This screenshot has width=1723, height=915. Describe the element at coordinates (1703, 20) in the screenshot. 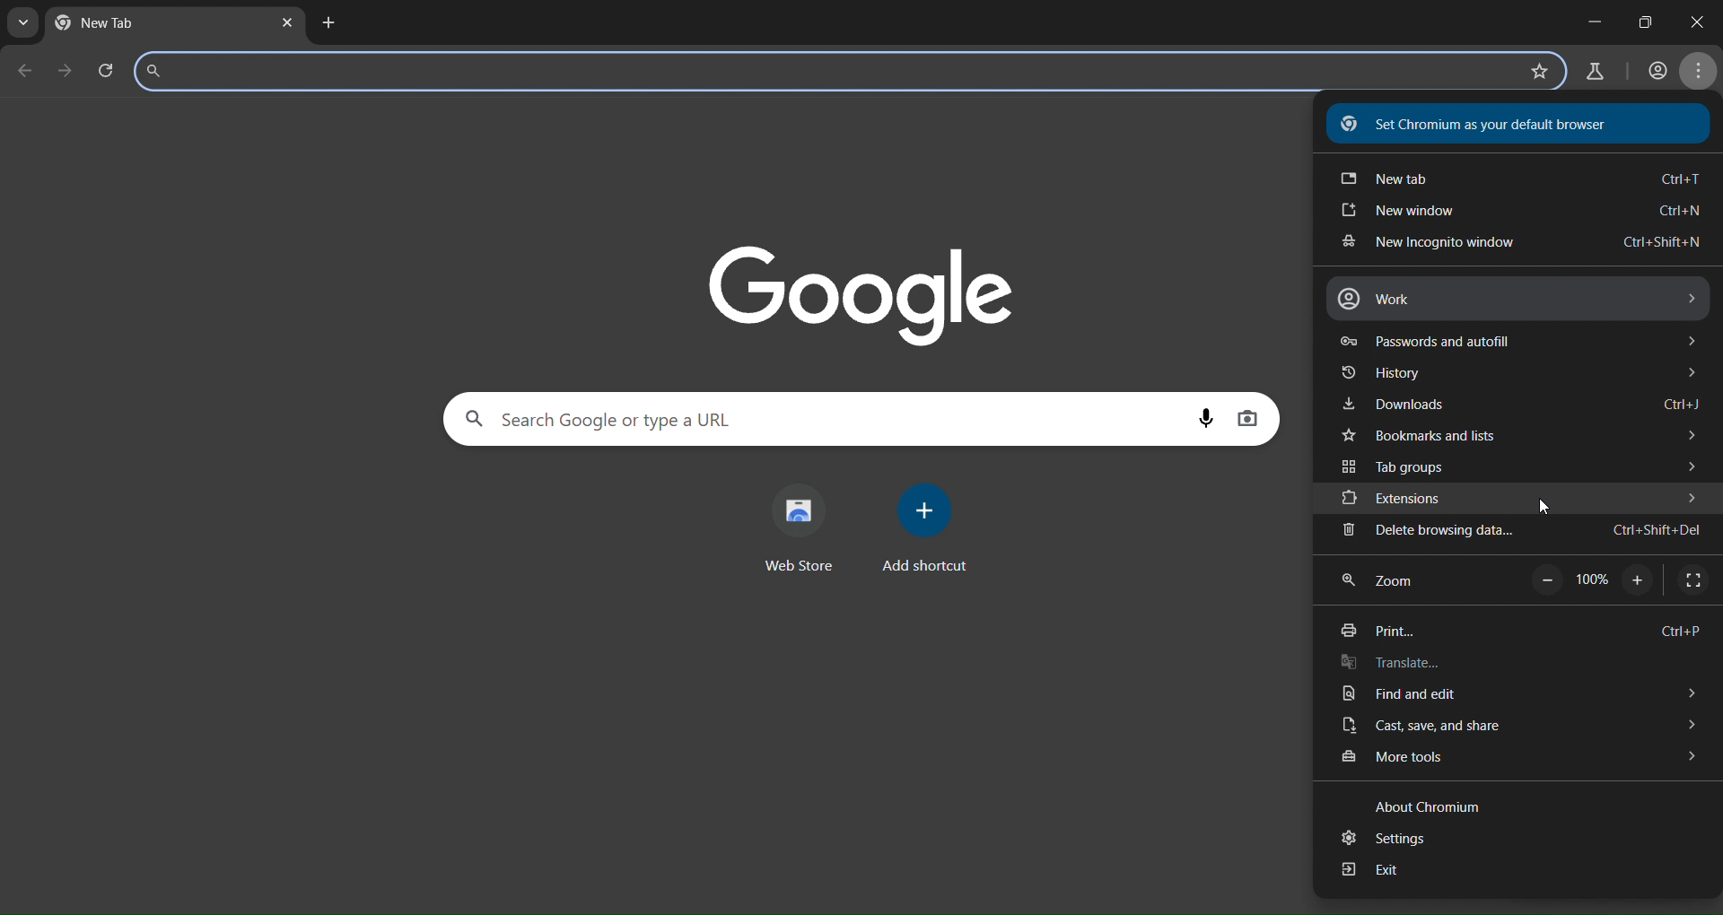

I see `maximize` at that location.